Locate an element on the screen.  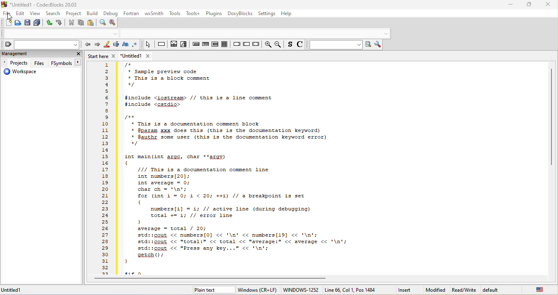
wxsmith is located at coordinates (154, 14).